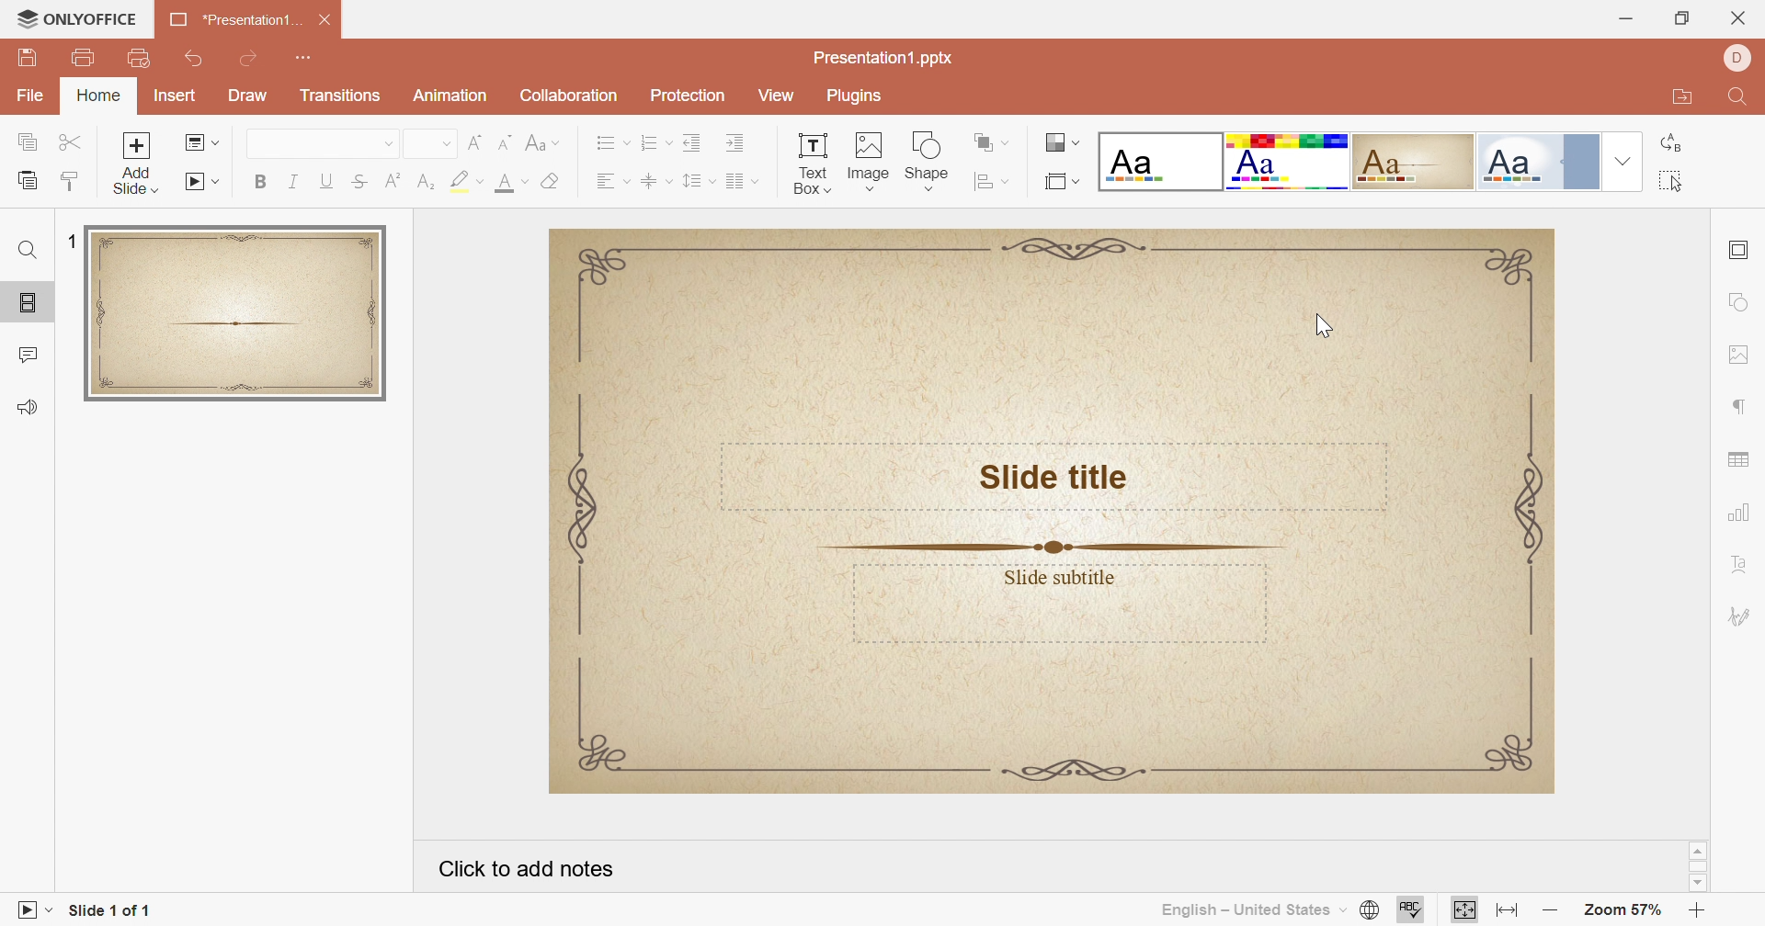  I want to click on Click to add notes, so click(527, 866).